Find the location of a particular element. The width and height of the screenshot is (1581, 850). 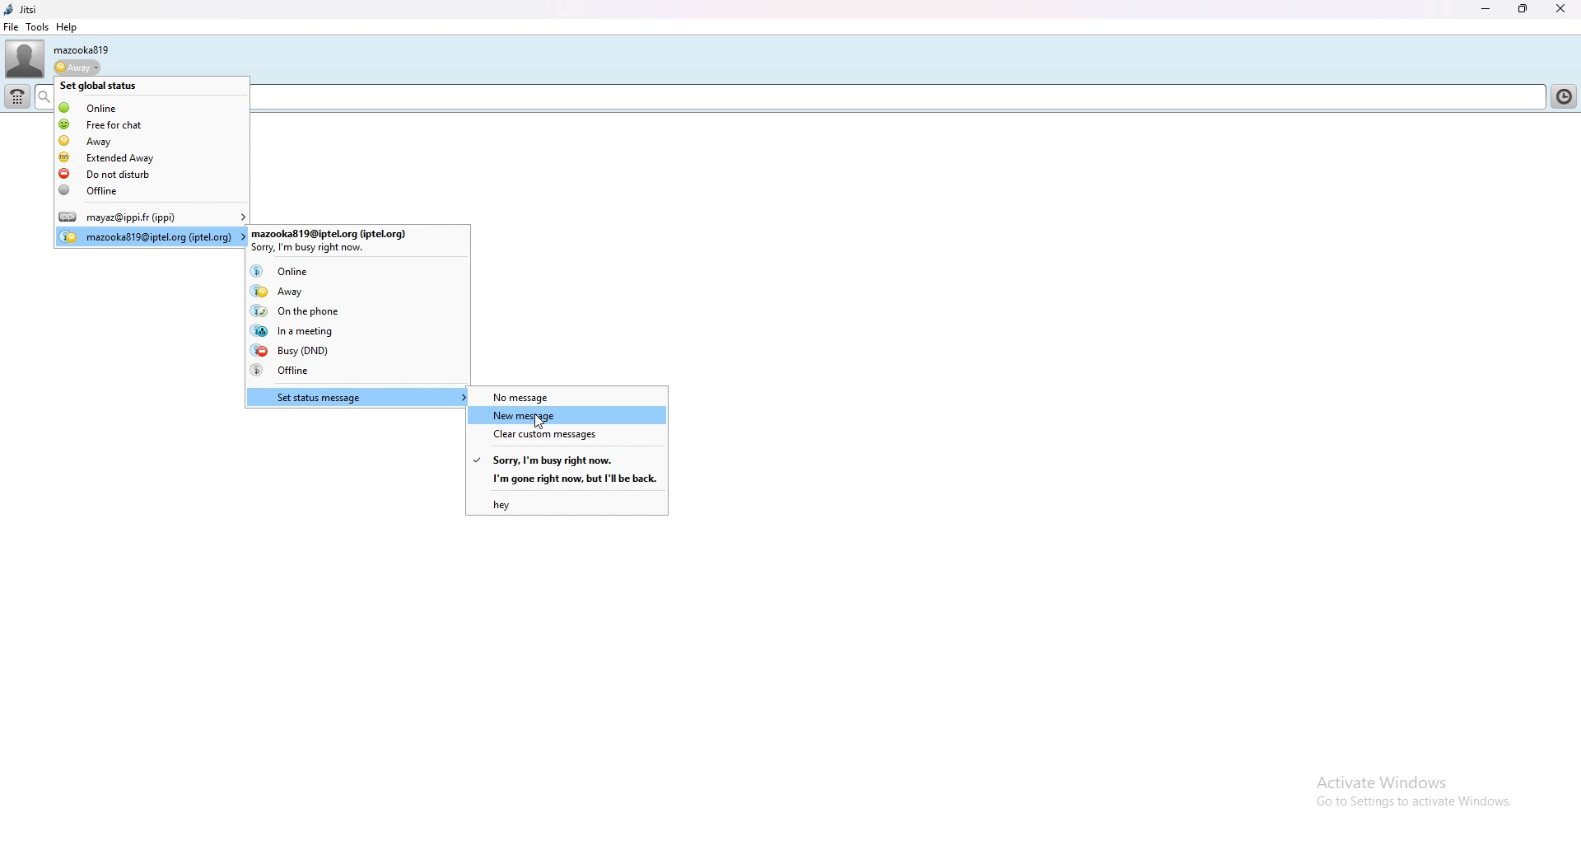

help is located at coordinates (66, 27).